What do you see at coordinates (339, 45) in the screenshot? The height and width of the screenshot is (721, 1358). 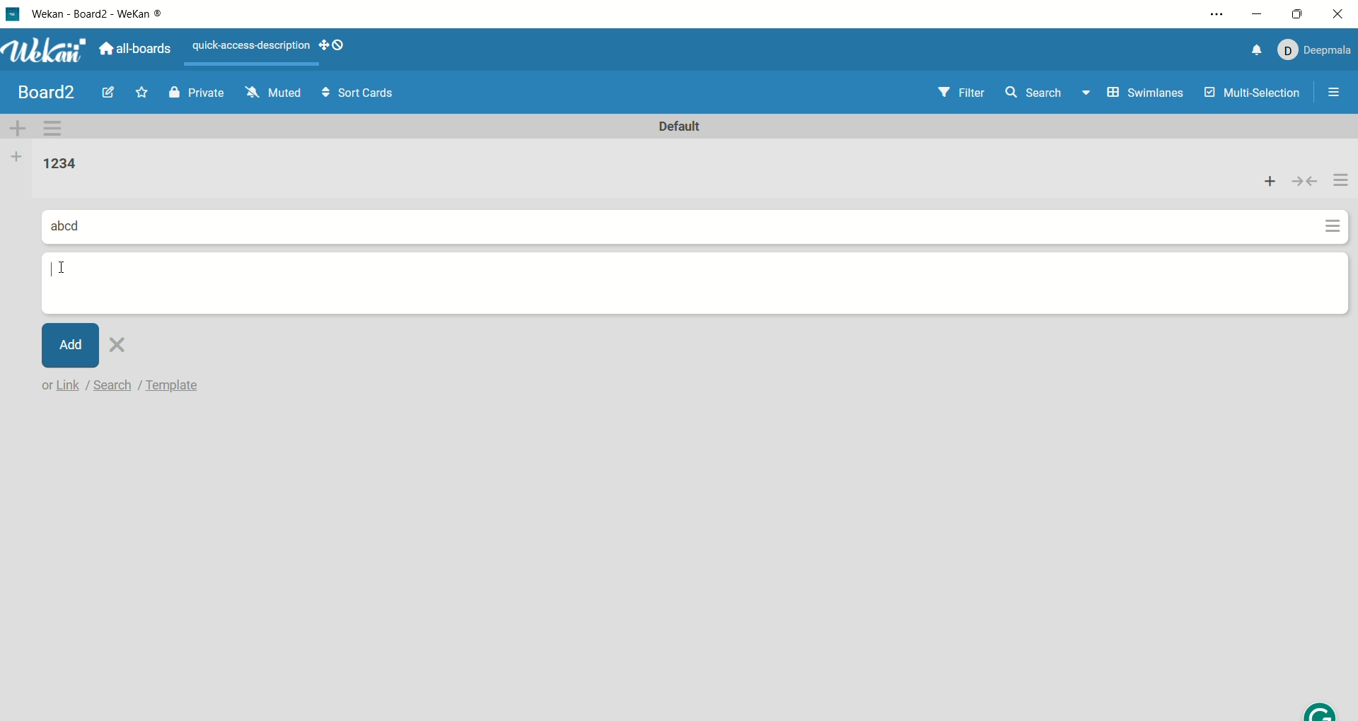 I see `show-desktop-drag-handles` at bounding box center [339, 45].